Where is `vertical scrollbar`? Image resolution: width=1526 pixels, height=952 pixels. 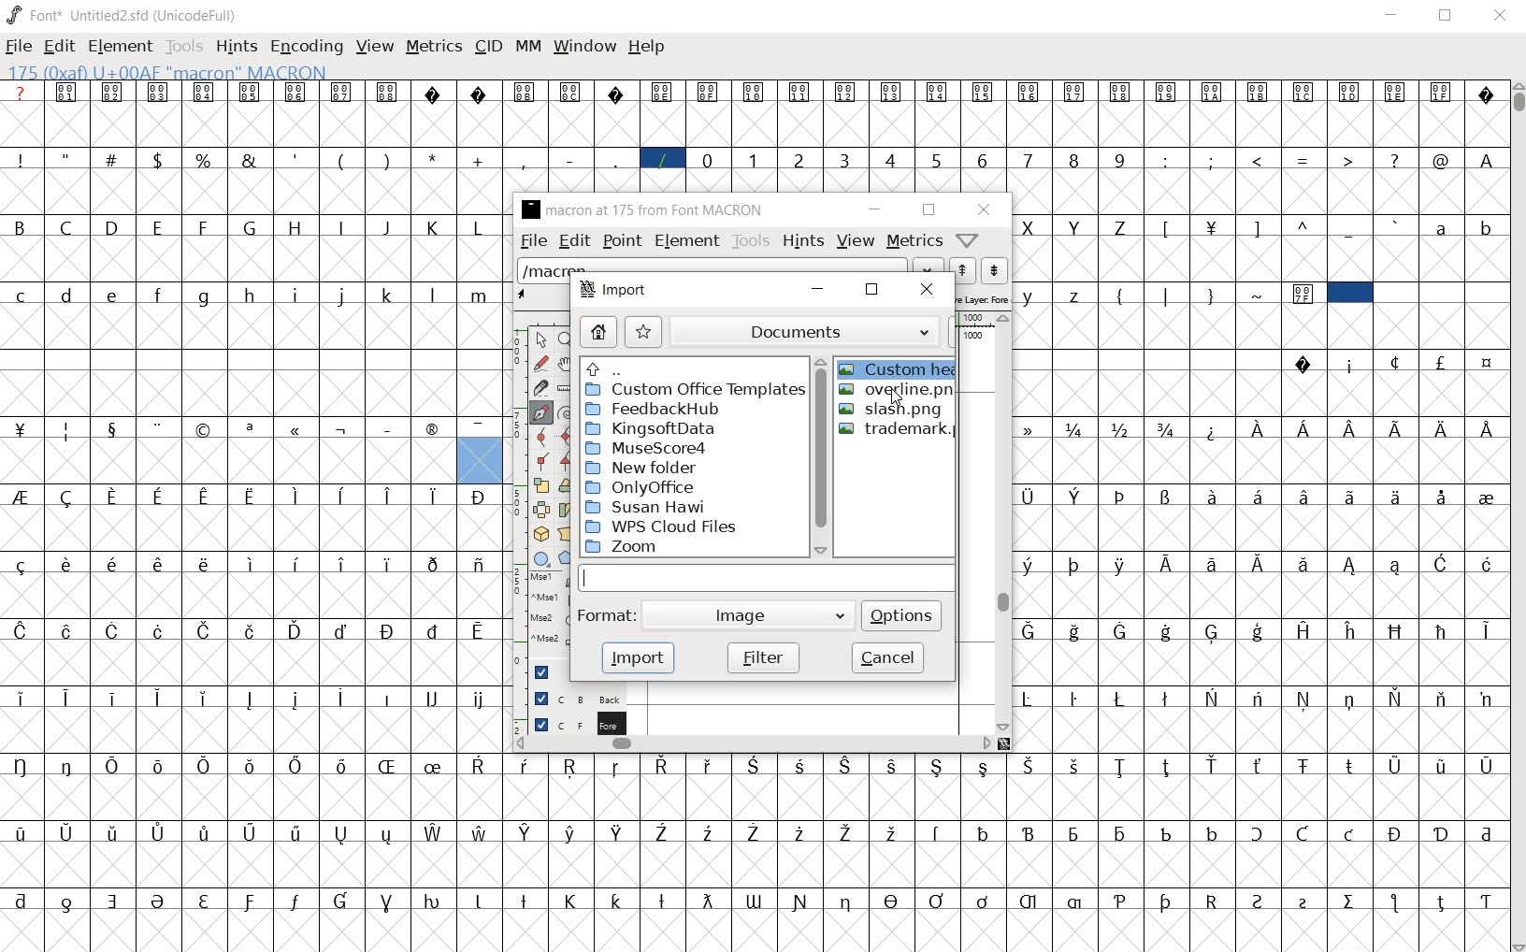 vertical scrollbar is located at coordinates (998, 522).